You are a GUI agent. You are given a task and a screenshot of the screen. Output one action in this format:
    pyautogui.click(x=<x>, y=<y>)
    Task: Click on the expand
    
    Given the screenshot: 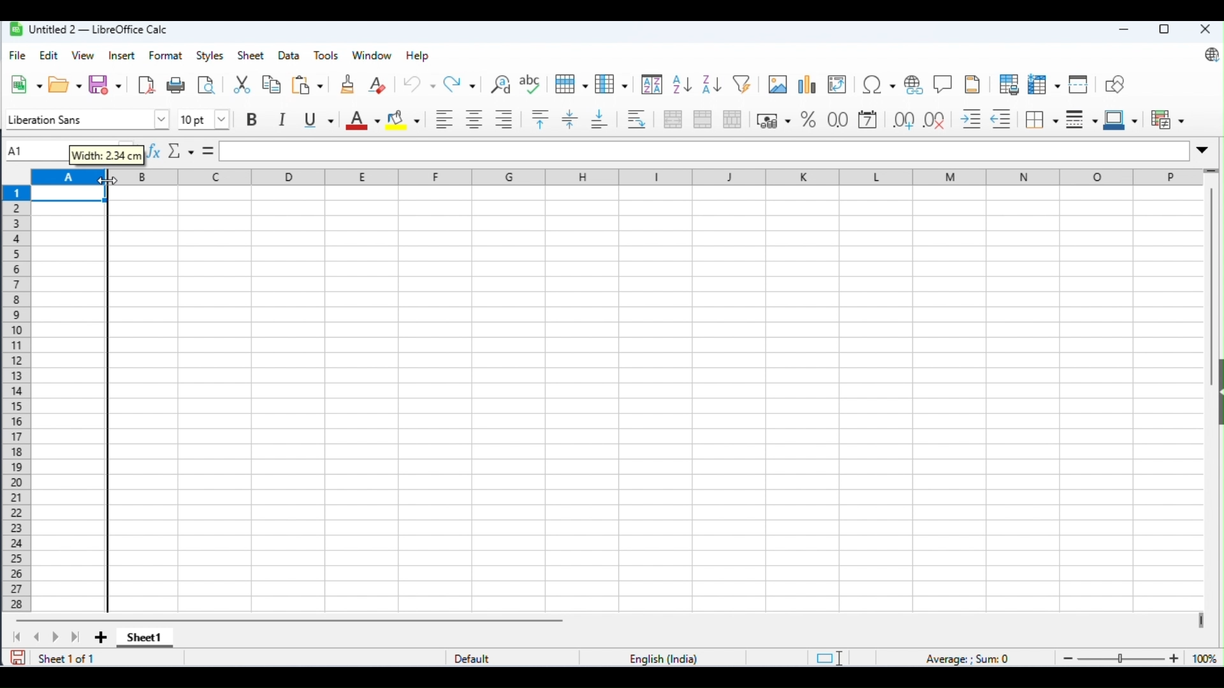 What is the action you would take?
    pyautogui.click(x=1201, y=151)
    